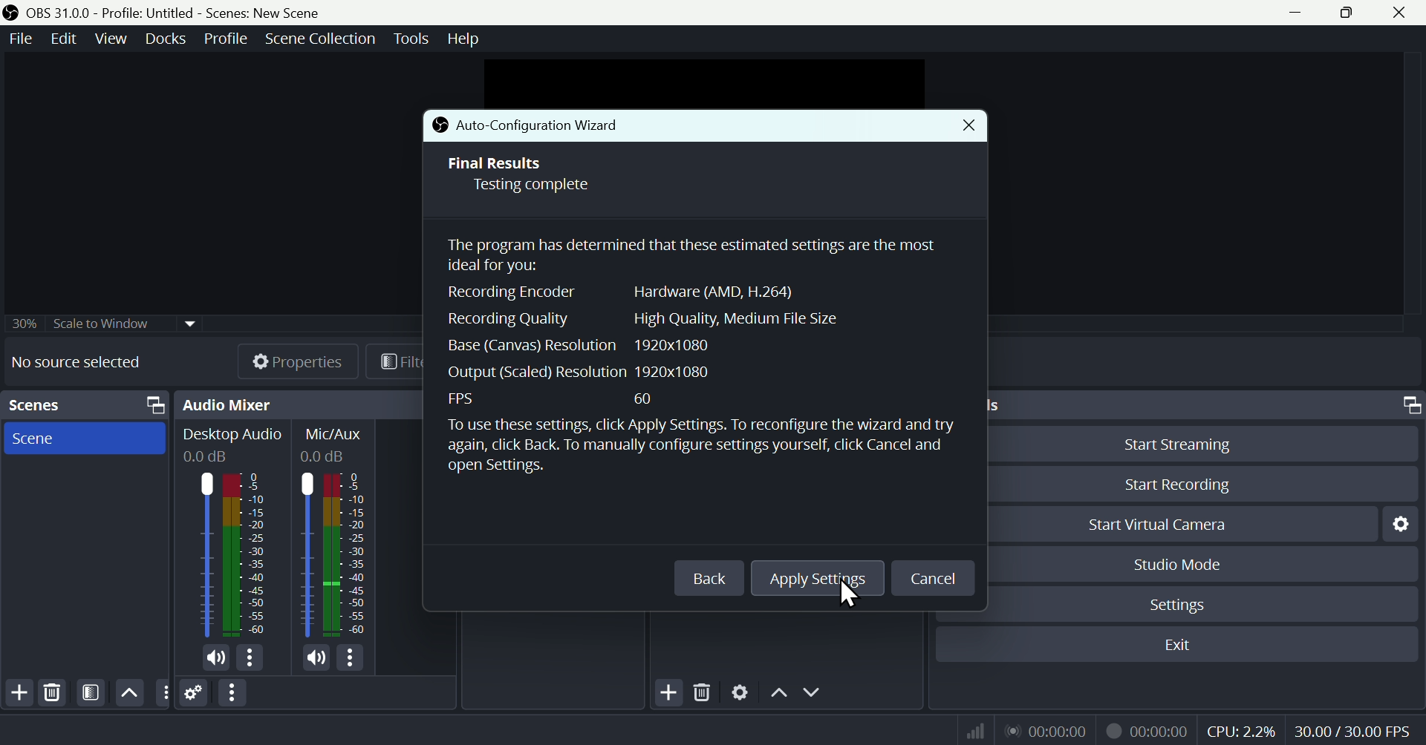  I want to click on Settings, so click(1200, 603).